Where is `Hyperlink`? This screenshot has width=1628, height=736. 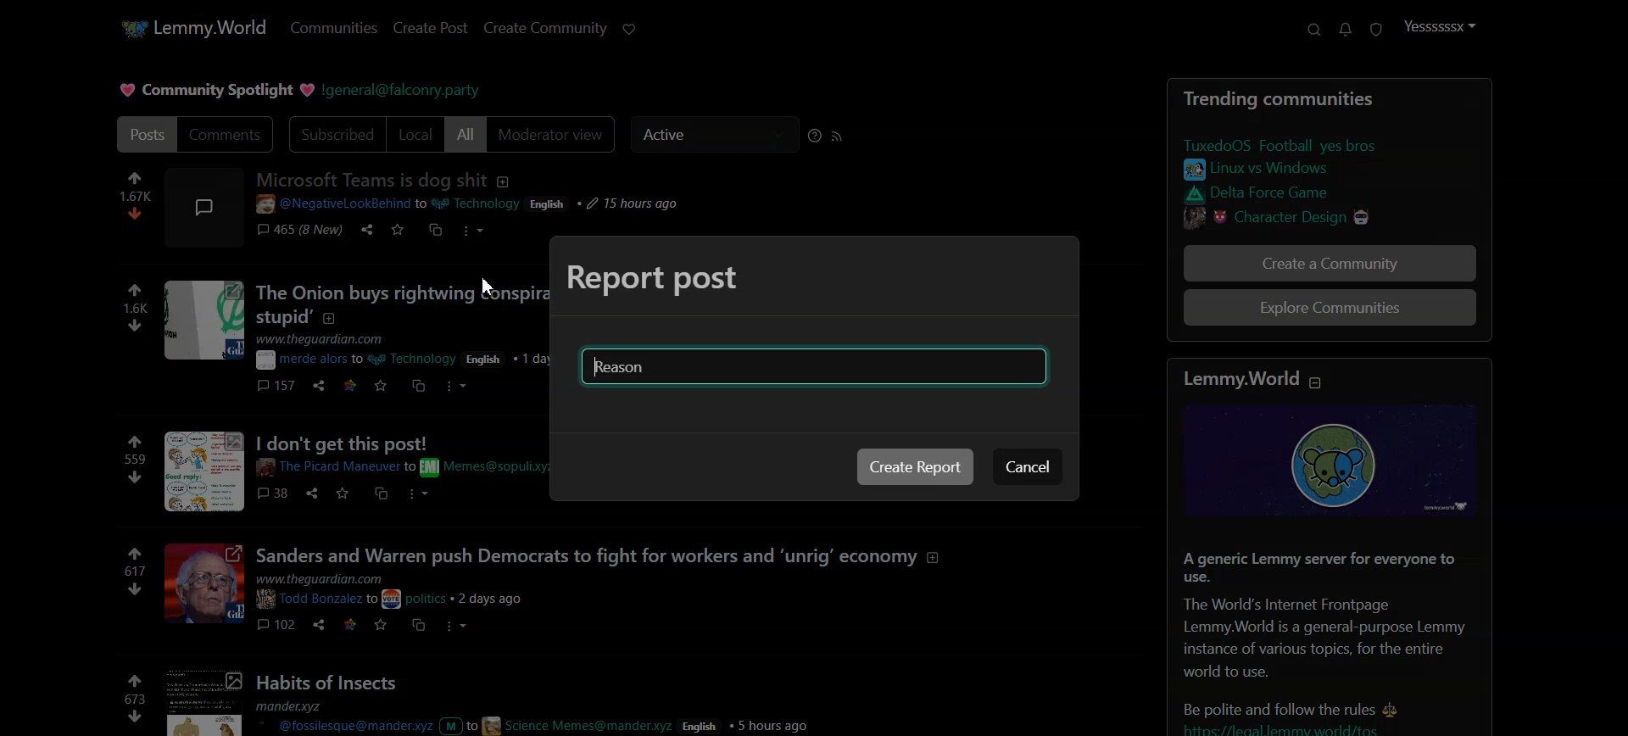 Hyperlink is located at coordinates (404, 91).